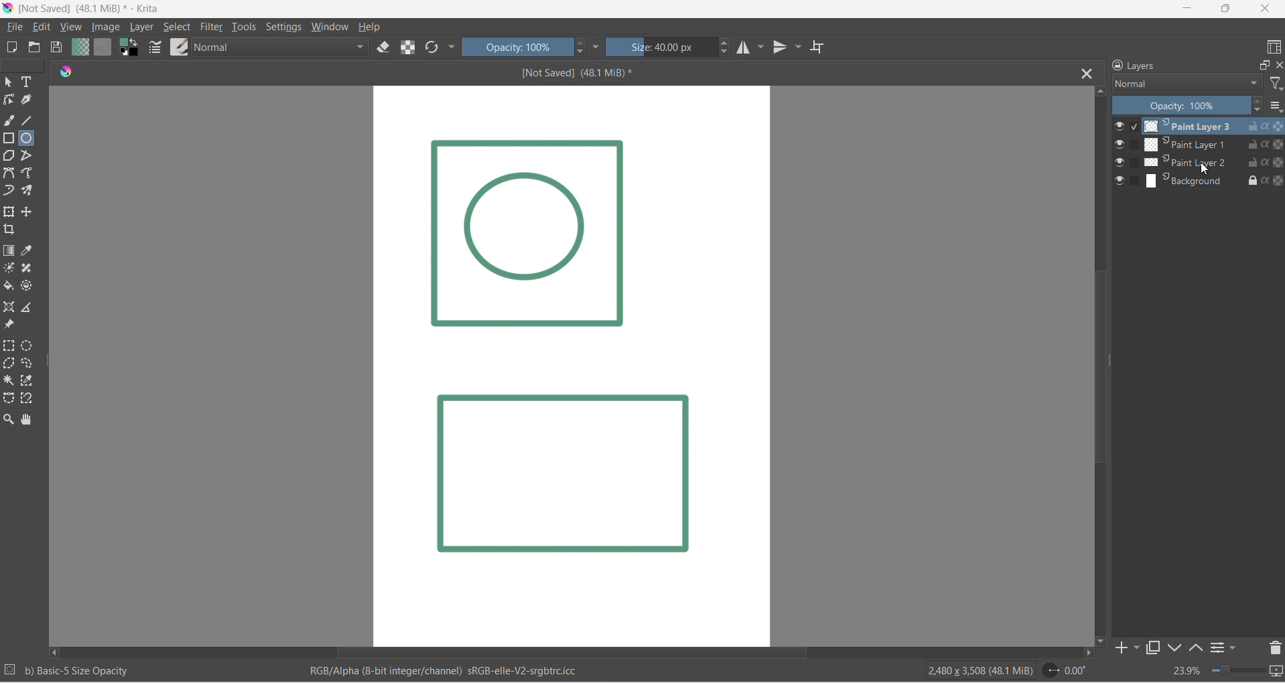  Describe the element at coordinates (33, 156) in the screenshot. I see `polyline tool` at that location.